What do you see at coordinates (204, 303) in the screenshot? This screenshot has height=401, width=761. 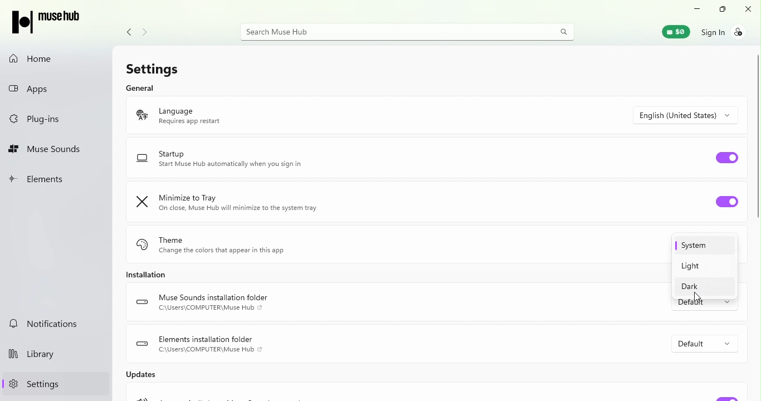 I see `Muse sounds installation folder` at bounding box center [204, 303].